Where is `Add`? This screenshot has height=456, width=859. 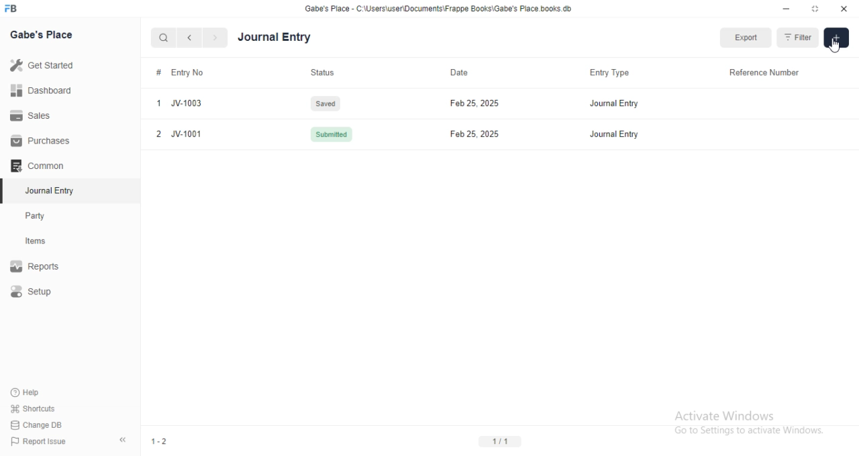 Add is located at coordinates (836, 38).